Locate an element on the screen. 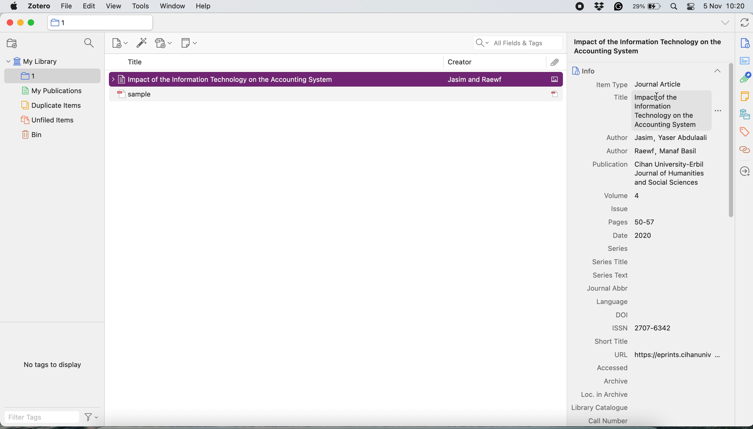 The image size is (753, 429). title is located at coordinates (136, 63).